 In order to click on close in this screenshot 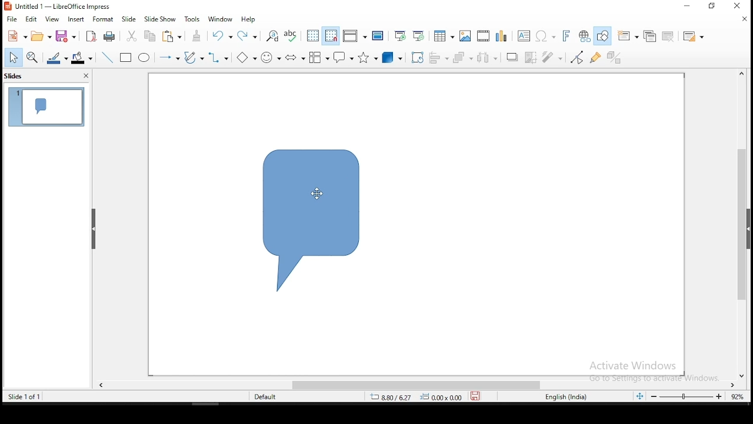, I will do `click(746, 19)`.